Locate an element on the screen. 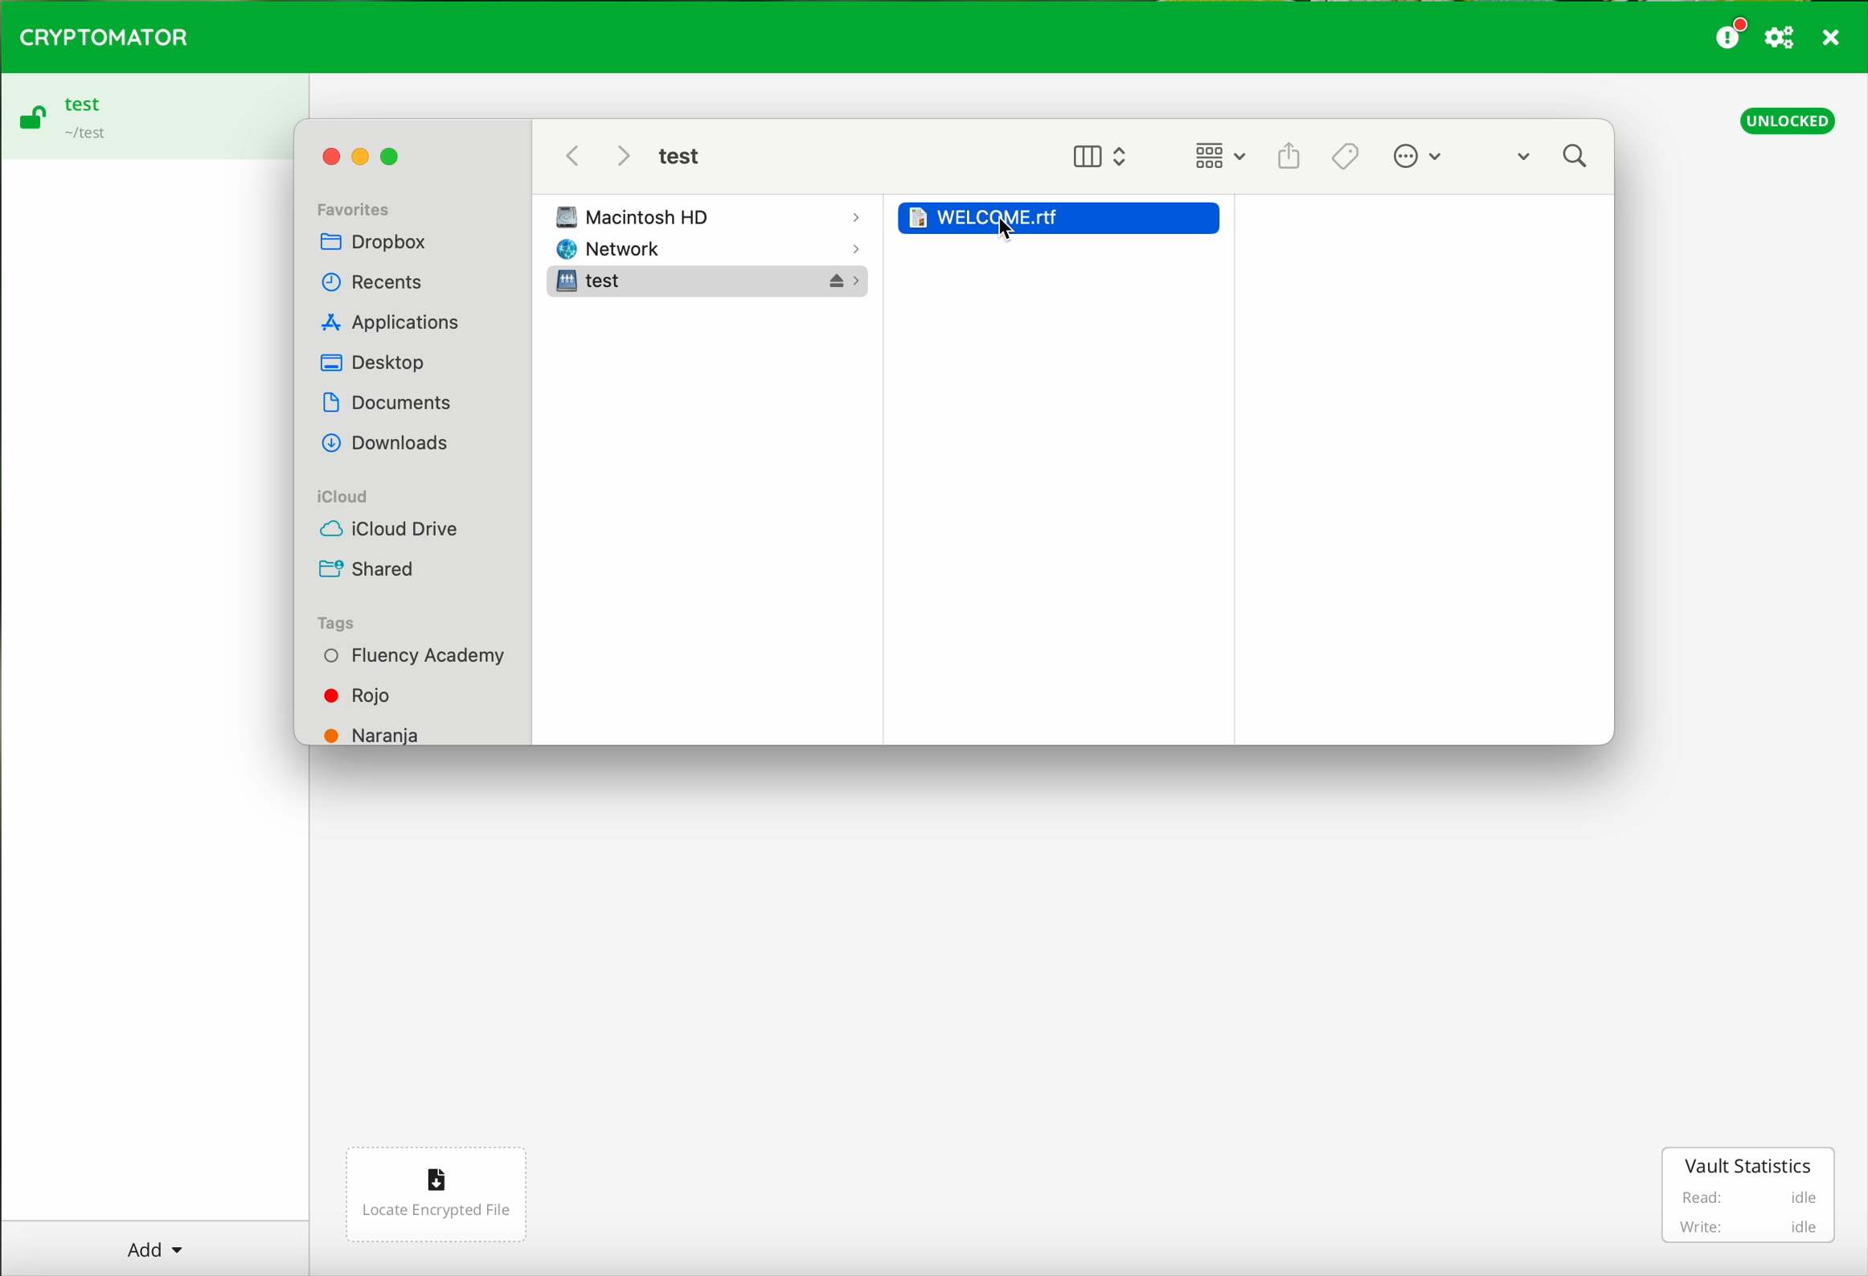 Image resolution: width=1868 pixels, height=1276 pixels. test is located at coordinates (83, 103).